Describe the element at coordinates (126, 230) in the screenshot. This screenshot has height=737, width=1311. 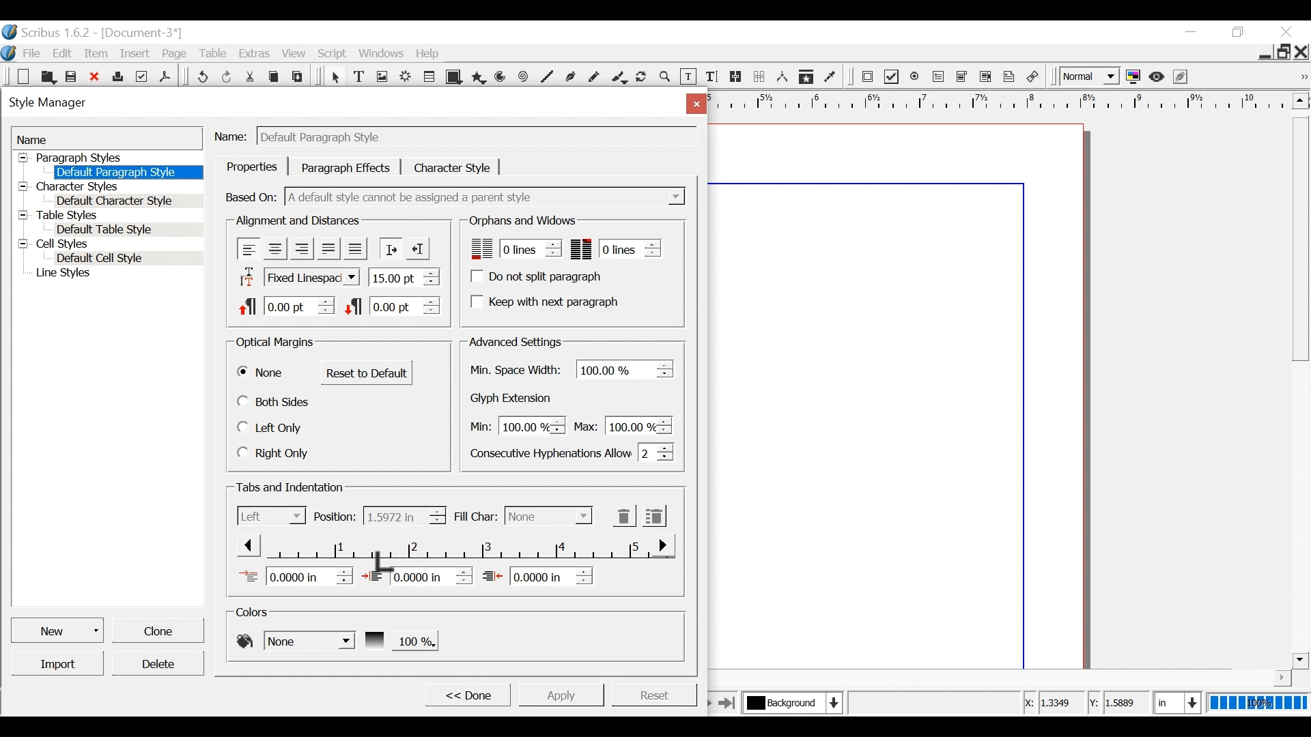
I see `Default Table Styles` at that location.